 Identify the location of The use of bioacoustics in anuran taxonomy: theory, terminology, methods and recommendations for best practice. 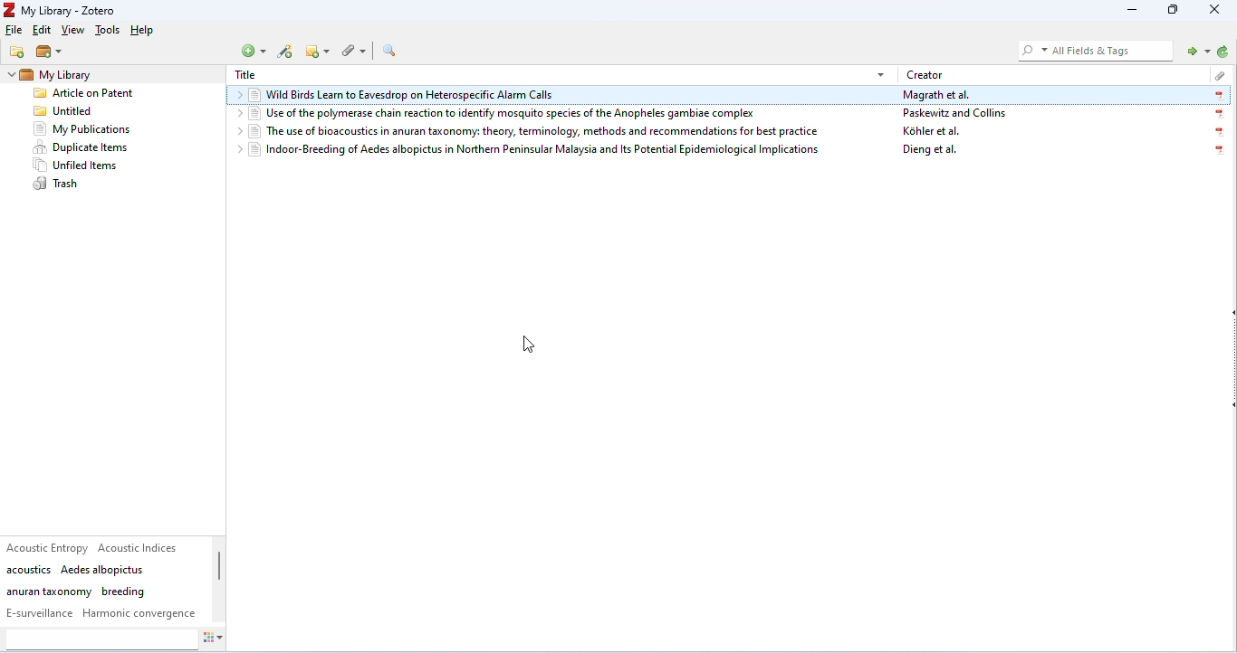
(538, 130).